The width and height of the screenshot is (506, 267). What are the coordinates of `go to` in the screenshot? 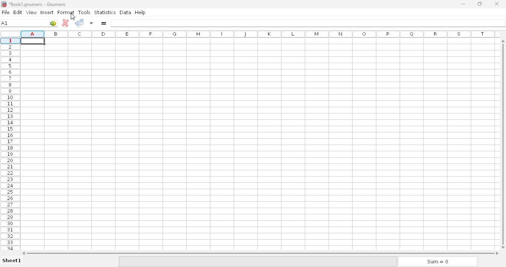 It's located at (53, 23).